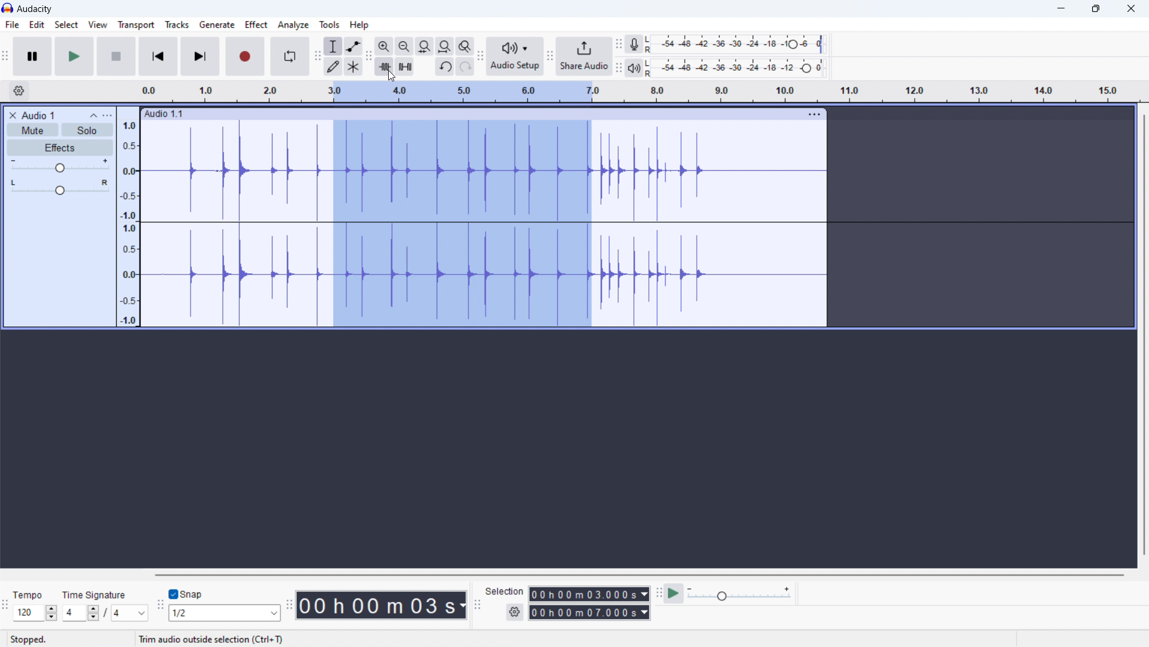 The width and height of the screenshot is (1149, 647). What do you see at coordinates (391, 76) in the screenshot?
I see `cursor` at bounding box center [391, 76].